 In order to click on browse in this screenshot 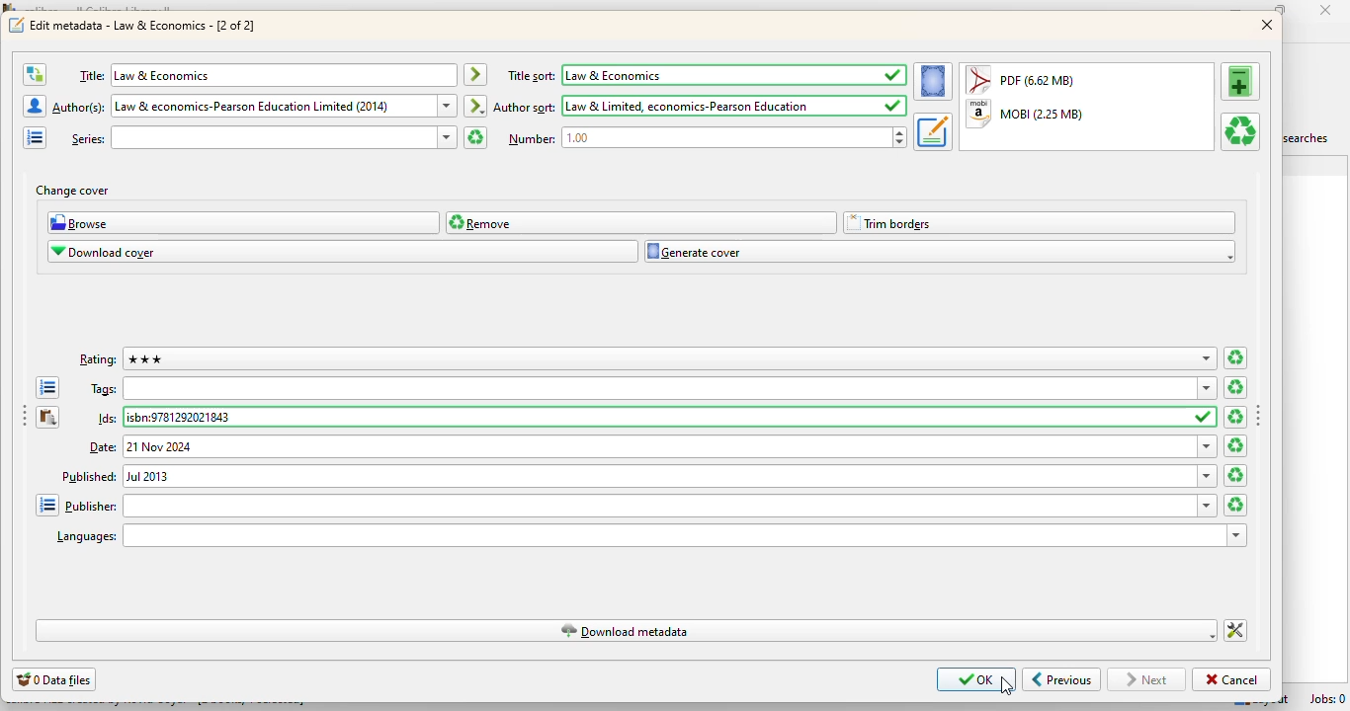, I will do `click(244, 223)`.